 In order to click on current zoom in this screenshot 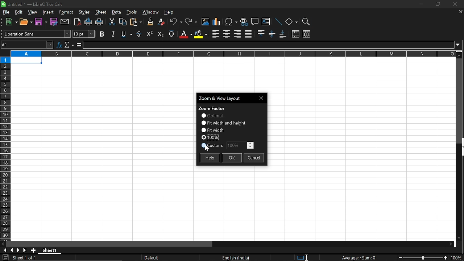, I will do `click(210, 137)`.